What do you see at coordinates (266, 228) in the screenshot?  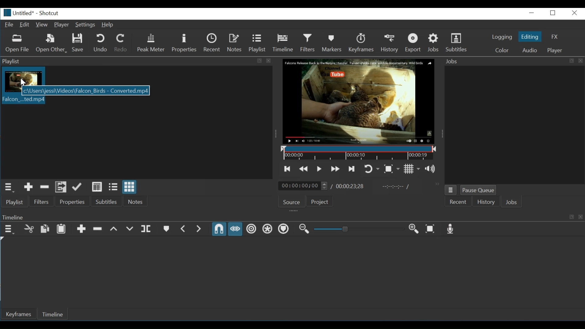 I see `Ripple all tracks` at bounding box center [266, 228].